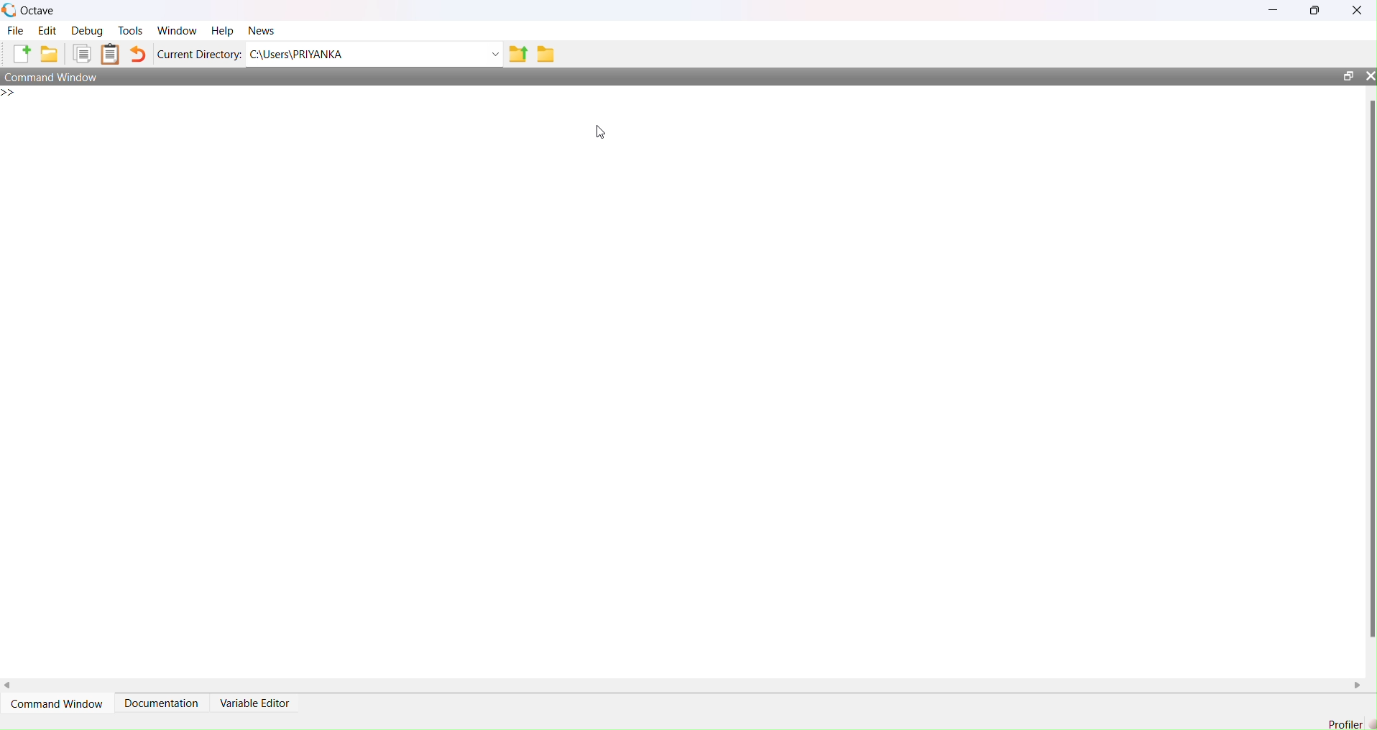 This screenshot has width=1377, height=730. I want to click on maximise, so click(1344, 75).